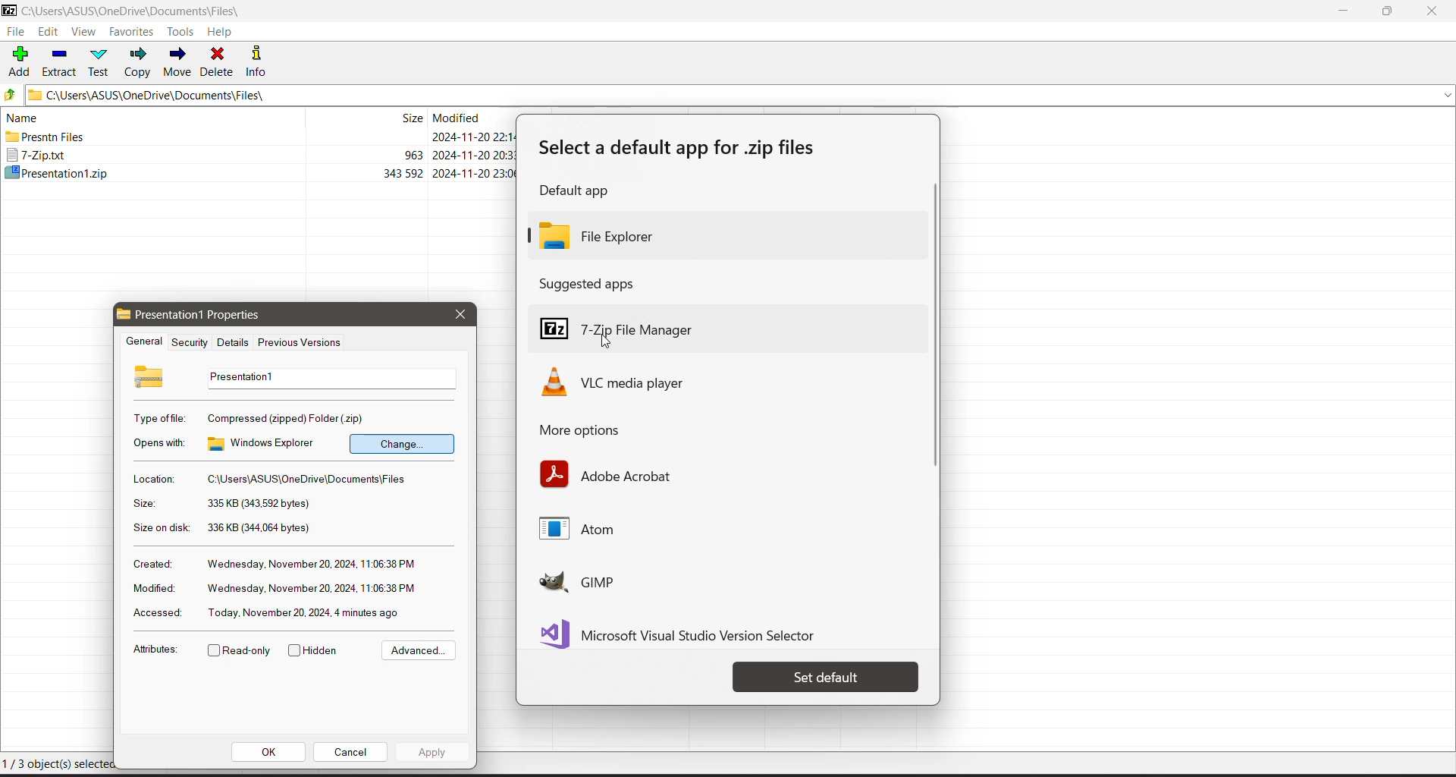  What do you see at coordinates (240, 652) in the screenshot?
I see `Read-only - Click to enable/disable` at bounding box center [240, 652].